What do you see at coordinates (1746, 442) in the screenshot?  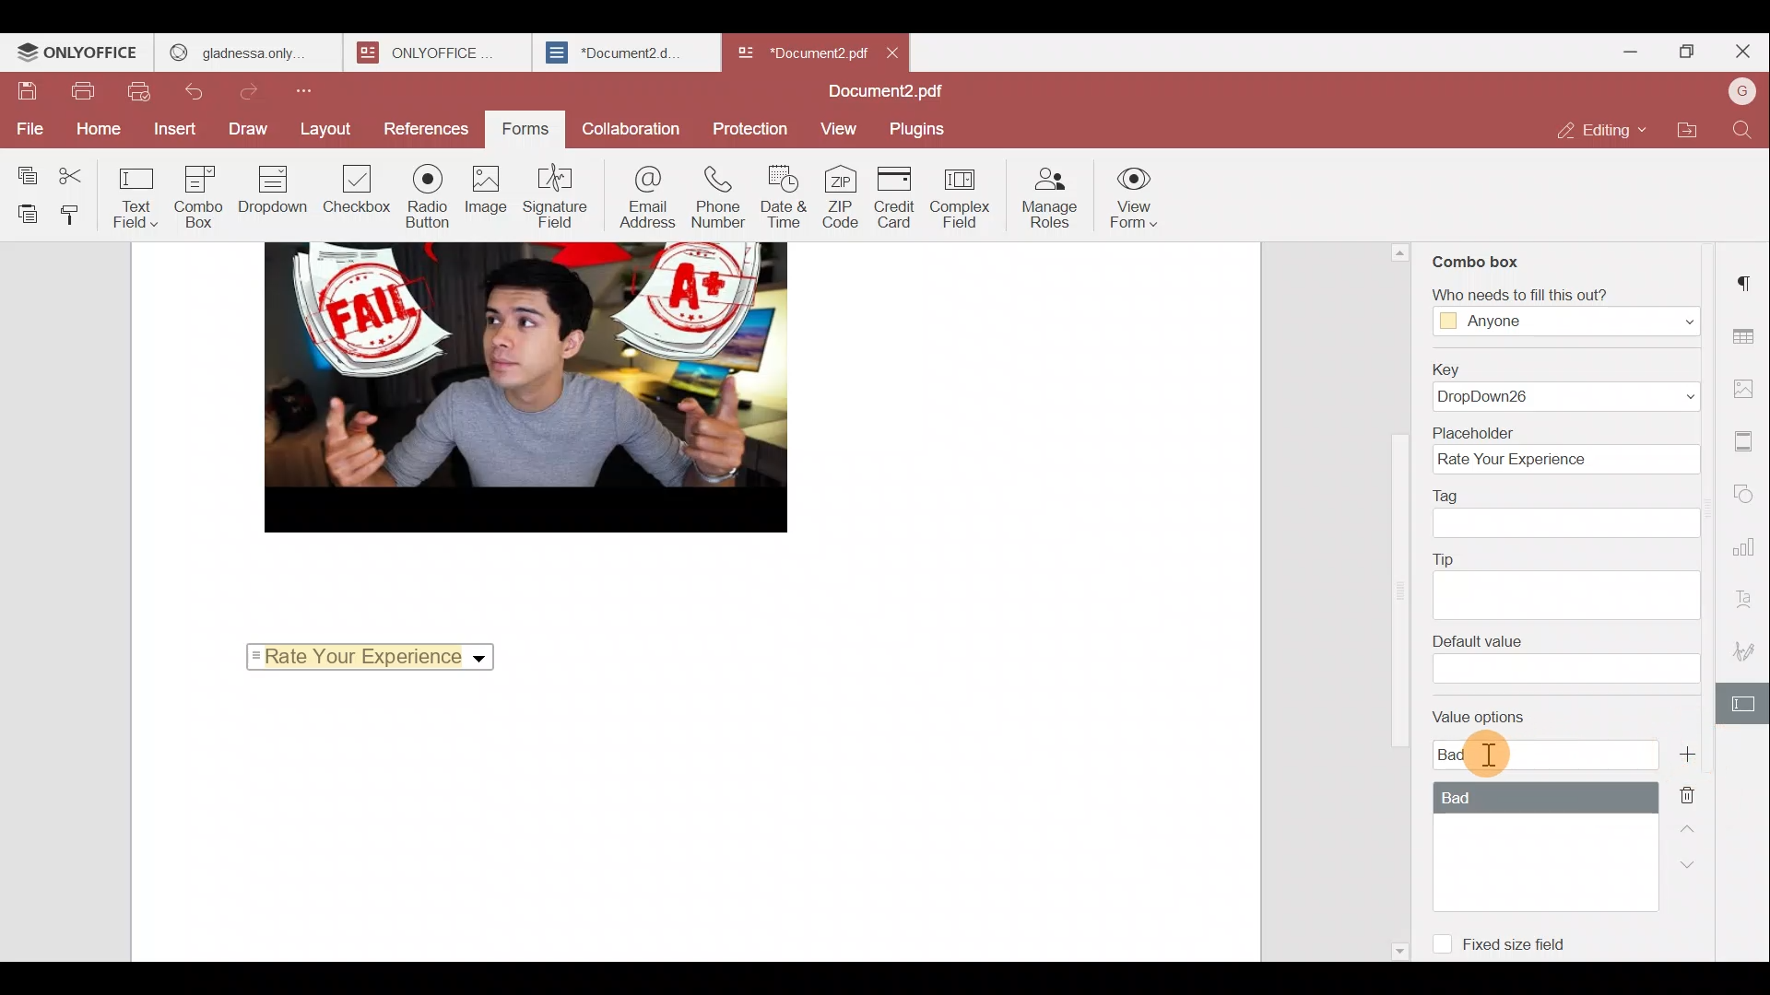 I see `Header & footer settings` at bounding box center [1746, 442].